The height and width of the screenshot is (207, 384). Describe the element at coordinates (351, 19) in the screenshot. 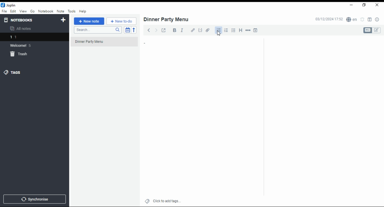

I see `Language` at that location.